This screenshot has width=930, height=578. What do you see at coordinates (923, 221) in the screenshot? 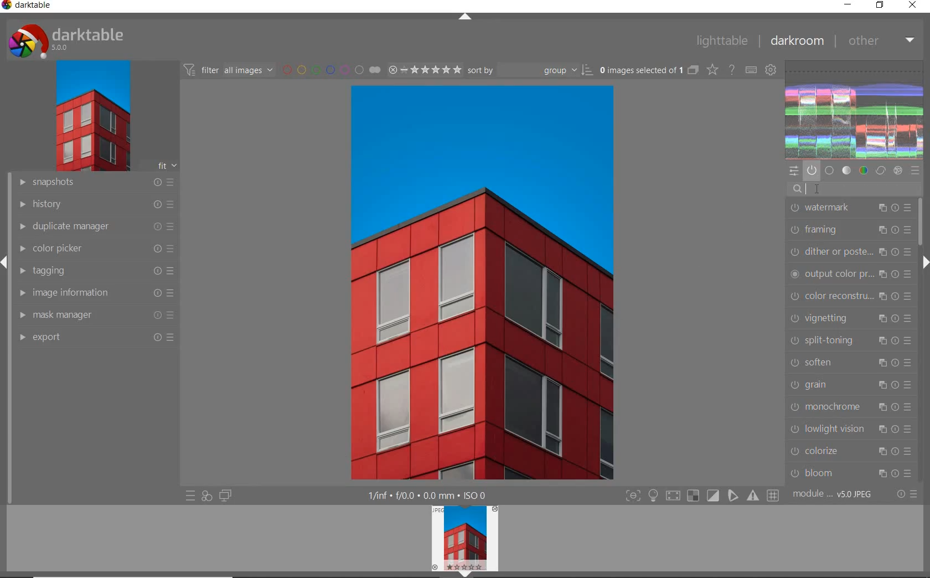
I see `scollbar` at bounding box center [923, 221].